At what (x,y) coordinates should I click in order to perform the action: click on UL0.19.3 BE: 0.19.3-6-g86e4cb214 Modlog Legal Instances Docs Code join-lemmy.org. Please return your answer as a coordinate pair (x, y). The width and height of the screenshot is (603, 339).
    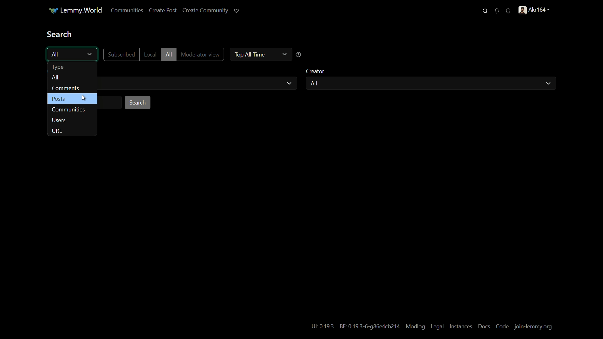
    Looking at the image, I should click on (432, 326).